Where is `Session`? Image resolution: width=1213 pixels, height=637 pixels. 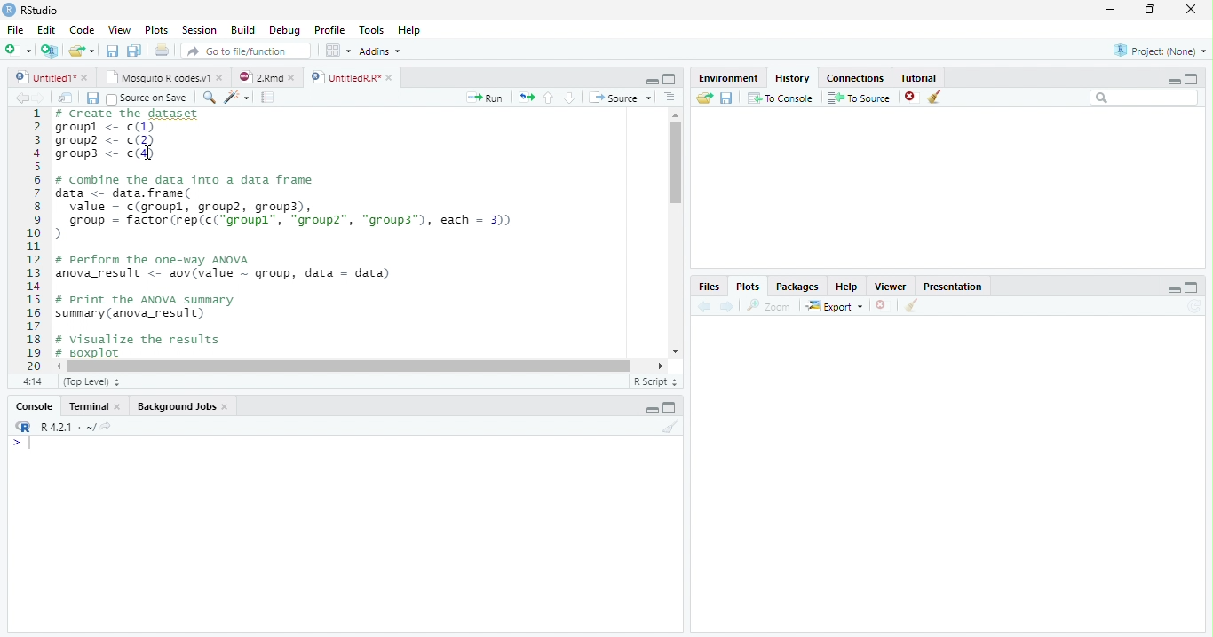 Session is located at coordinates (200, 30).